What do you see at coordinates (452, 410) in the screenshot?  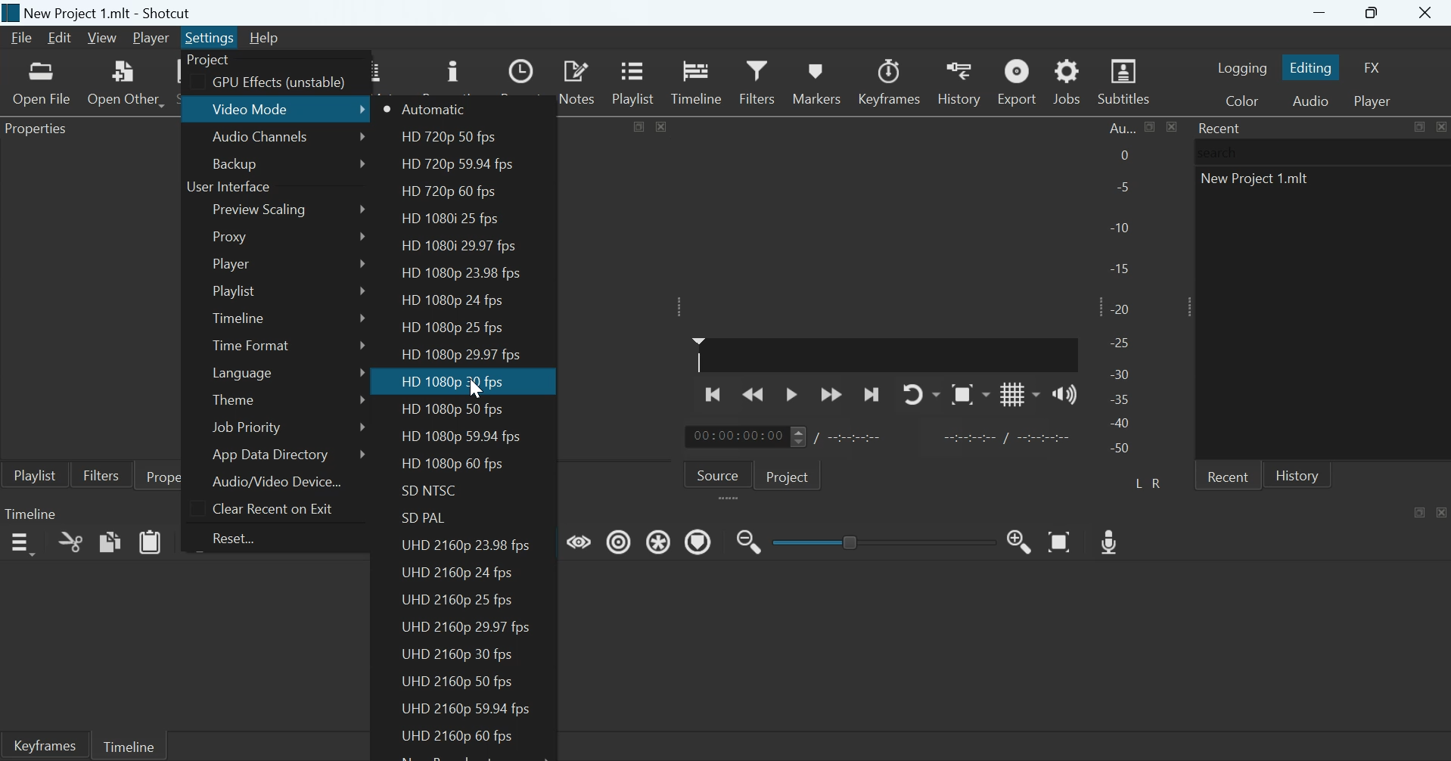 I see `HD 1080p 50fps` at bounding box center [452, 410].